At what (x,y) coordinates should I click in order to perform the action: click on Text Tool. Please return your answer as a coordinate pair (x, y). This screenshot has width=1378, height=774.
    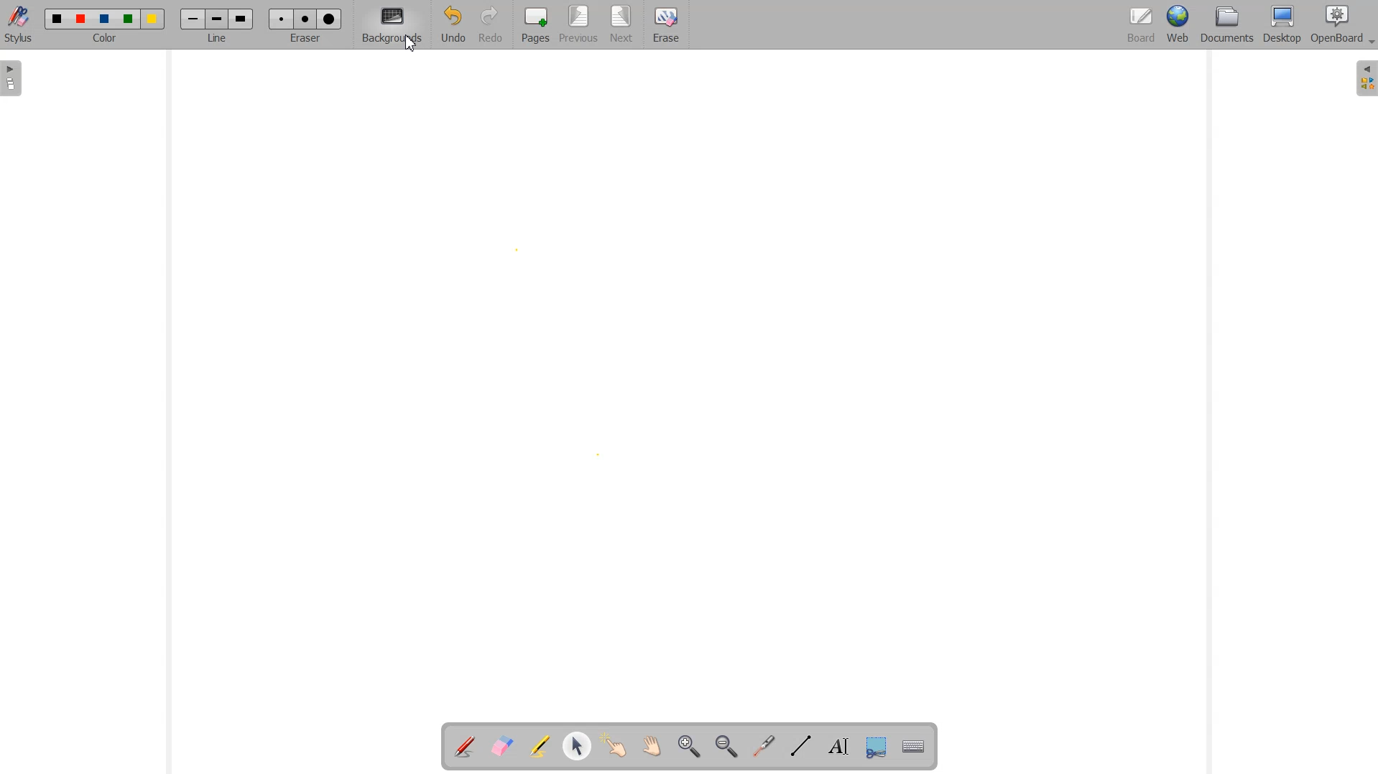
    Looking at the image, I should click on (836, 747).